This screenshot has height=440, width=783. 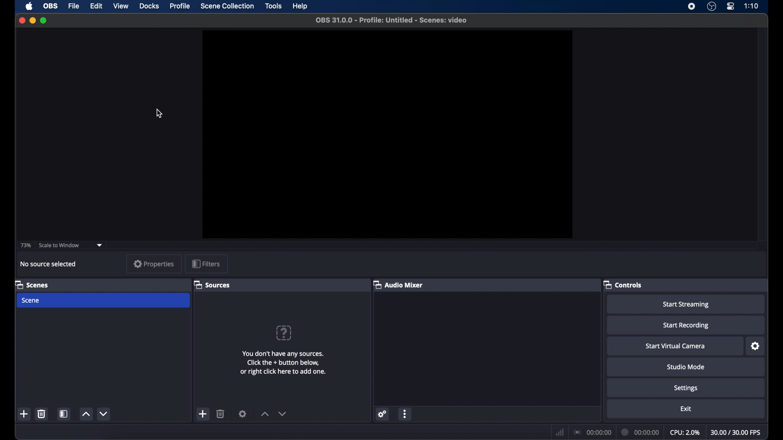 I want to click on delete, so click(x=42, y=414).